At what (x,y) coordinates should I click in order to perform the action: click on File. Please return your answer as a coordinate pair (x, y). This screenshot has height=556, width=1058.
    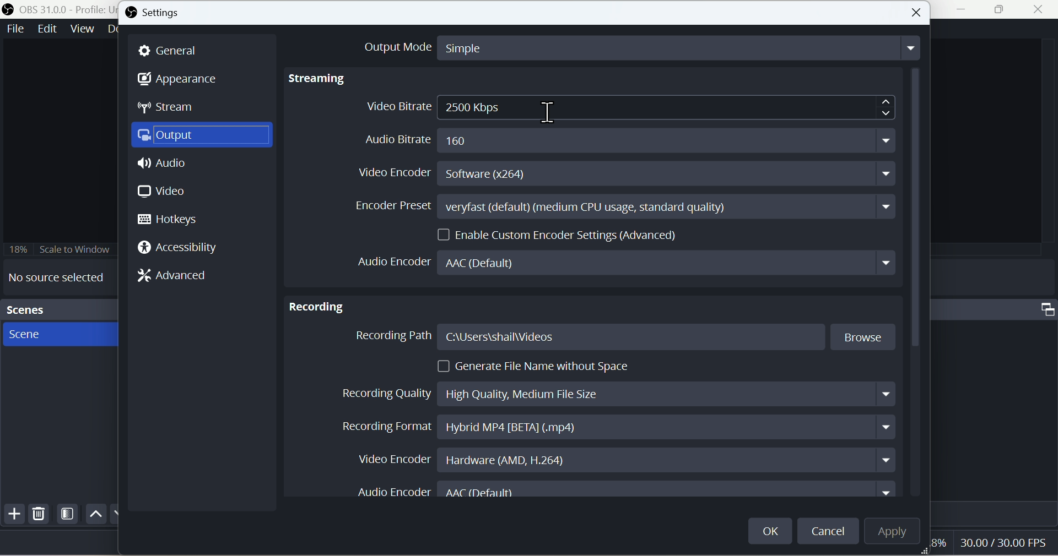
    Looking at the image, I should click on (14, 29).